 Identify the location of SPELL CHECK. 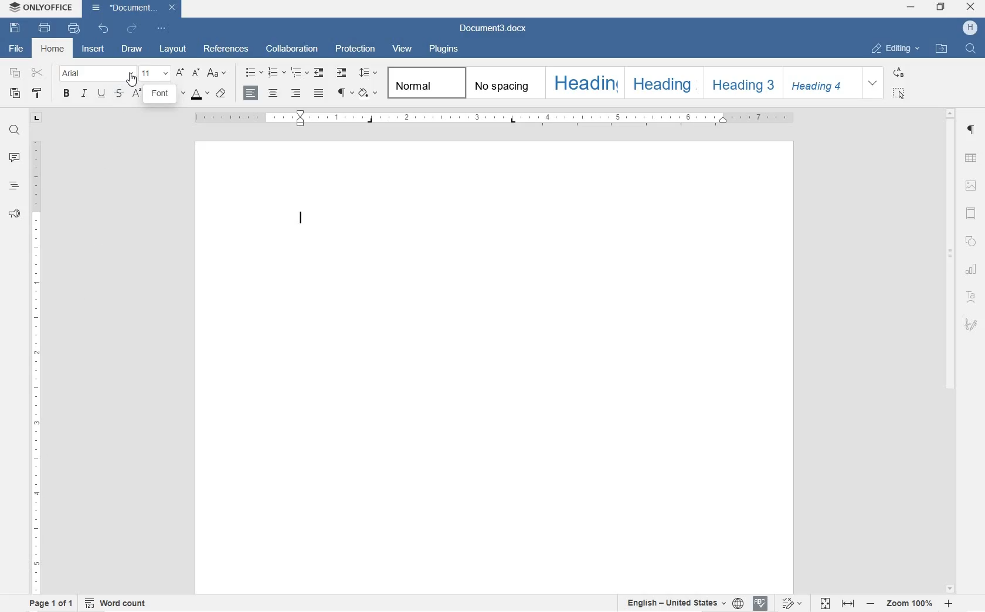
(760, 603).